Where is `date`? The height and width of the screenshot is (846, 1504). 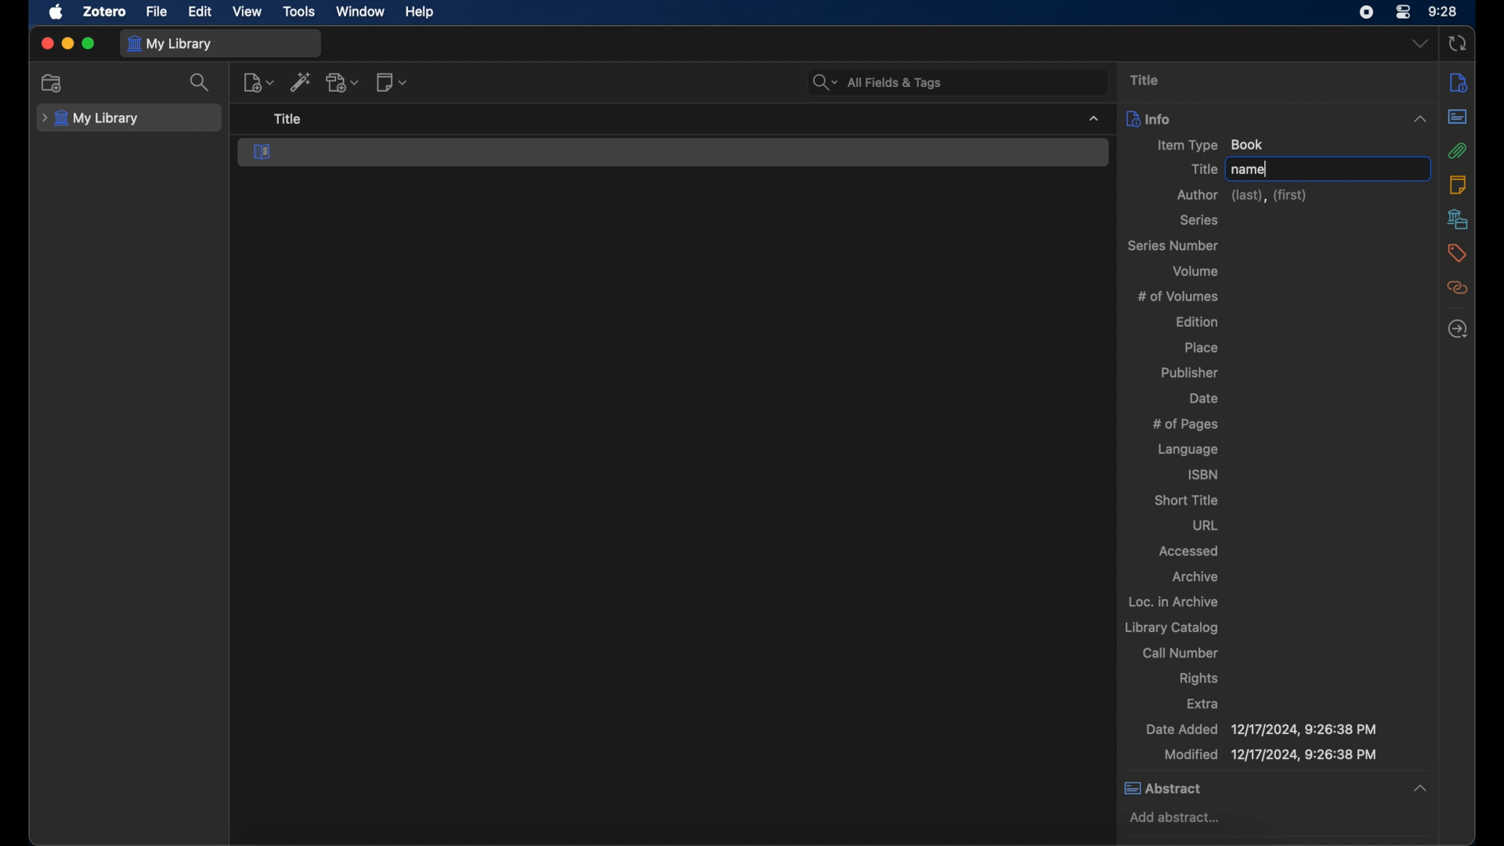
date is located at coordinates (1204, 397).